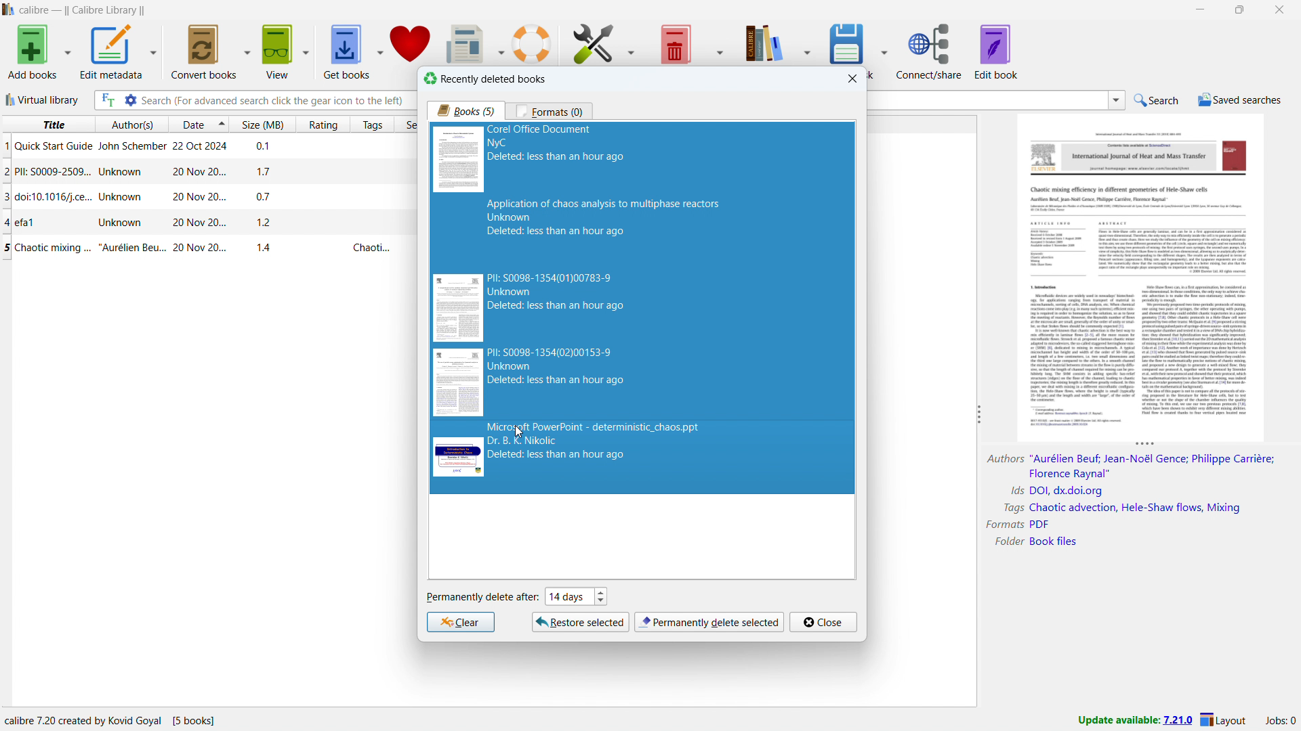  Describe the element at coordinates (1145, 445) in the screenshot. I see `resize` at that location.